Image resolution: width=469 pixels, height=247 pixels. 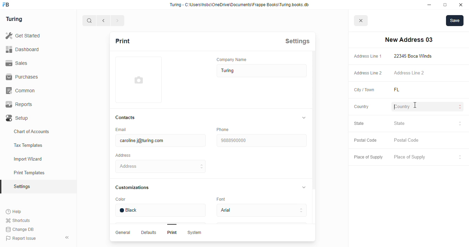 I want to click on image input field, so click(x=138, y=80).